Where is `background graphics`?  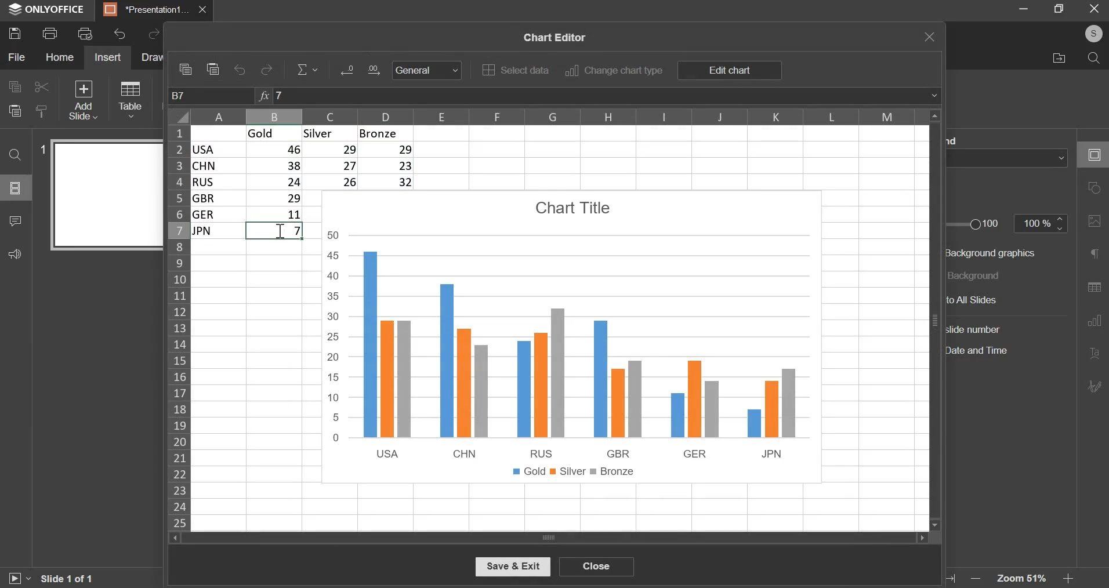
background graphics is located at coordinates (994, 252).